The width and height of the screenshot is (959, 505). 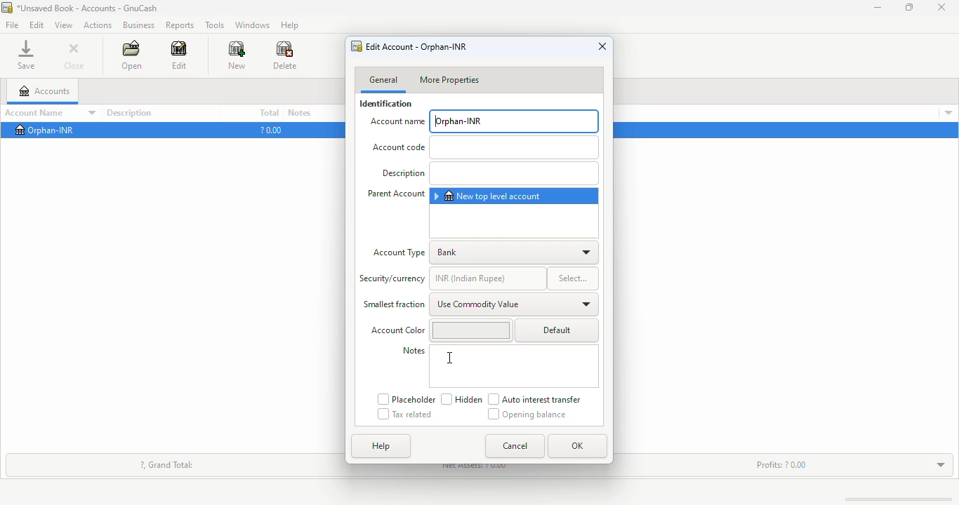 I want to click on close, so click(x=941, y=7).